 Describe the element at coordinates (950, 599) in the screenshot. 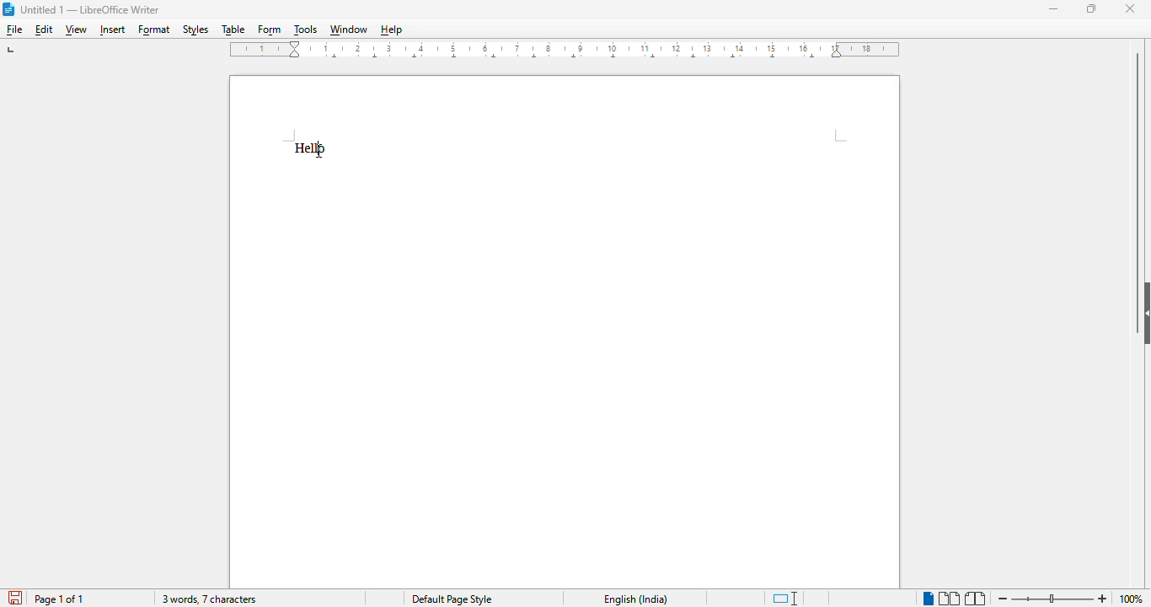

I see `multi-page view` at that location.